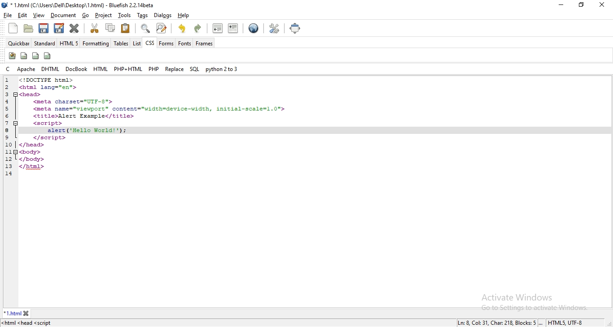 This screenshot has height=327, width=613. Describe the element at coordinates (8, 116) in the screenshot. I see `6` at that location.